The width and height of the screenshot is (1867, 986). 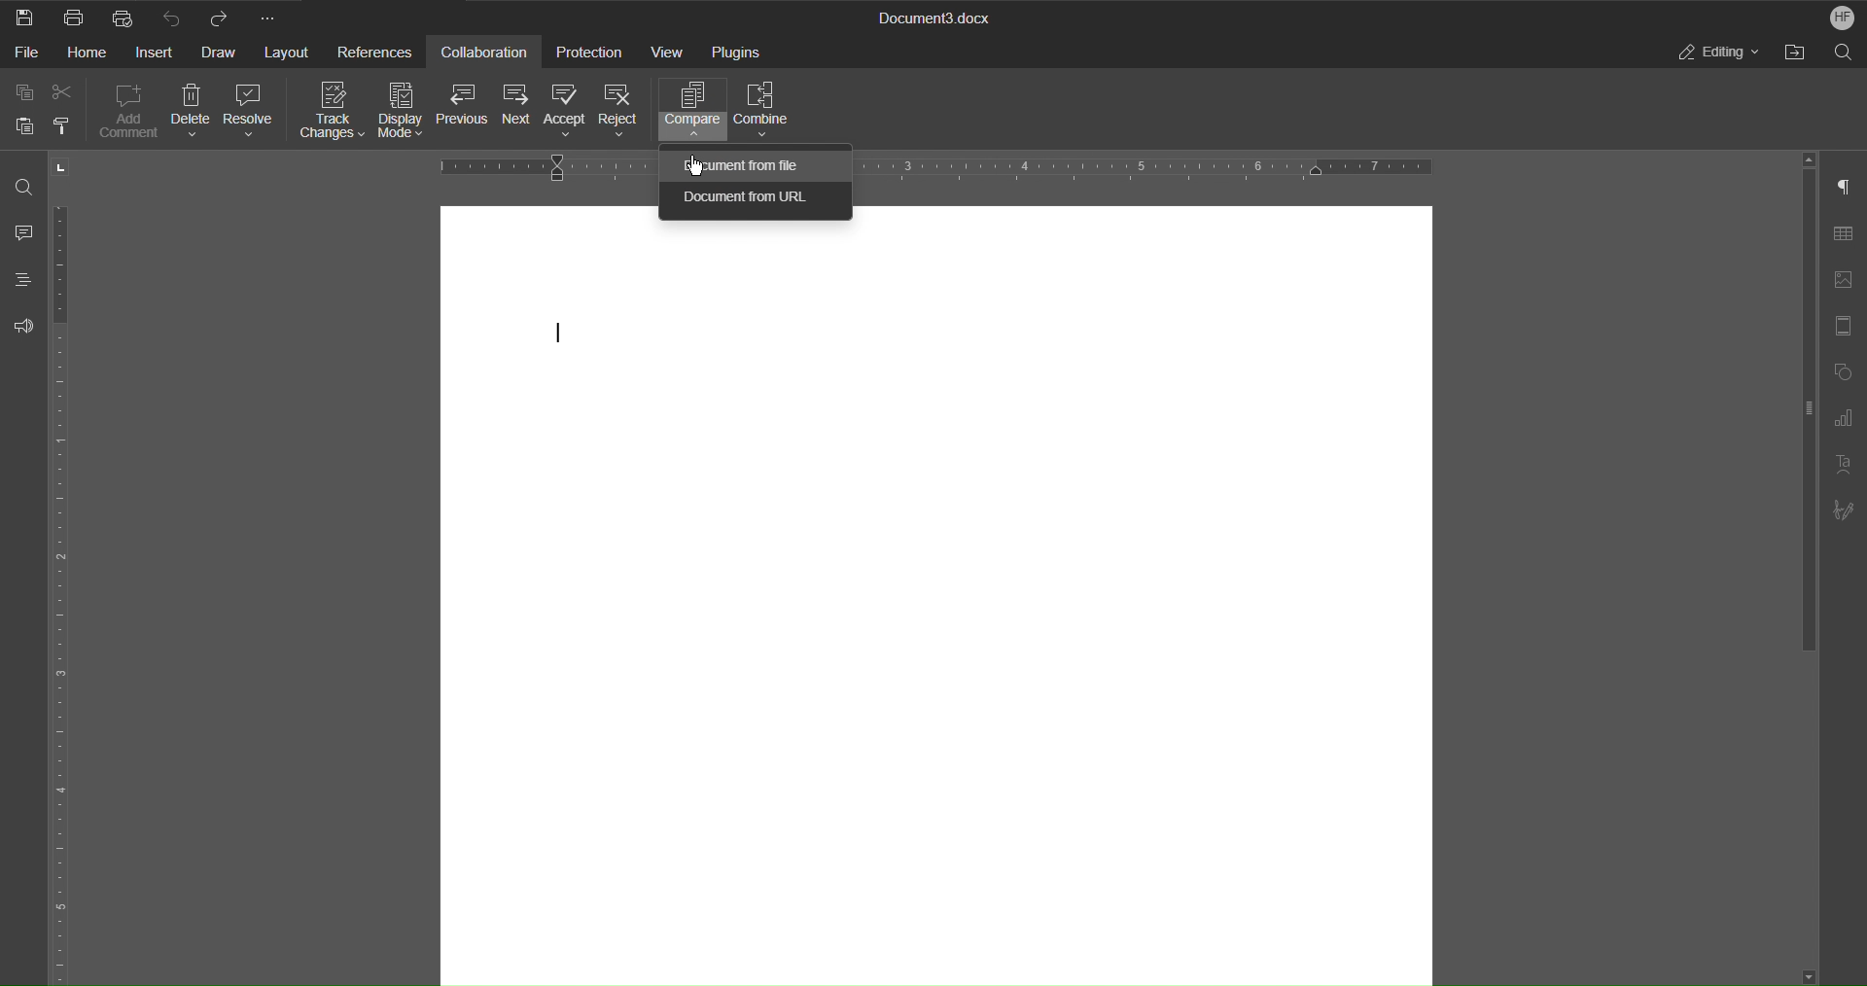 What do you see at coordinates (464, 108) in the screenshot?
I see `Previous ` at bounding box center [464, 108].